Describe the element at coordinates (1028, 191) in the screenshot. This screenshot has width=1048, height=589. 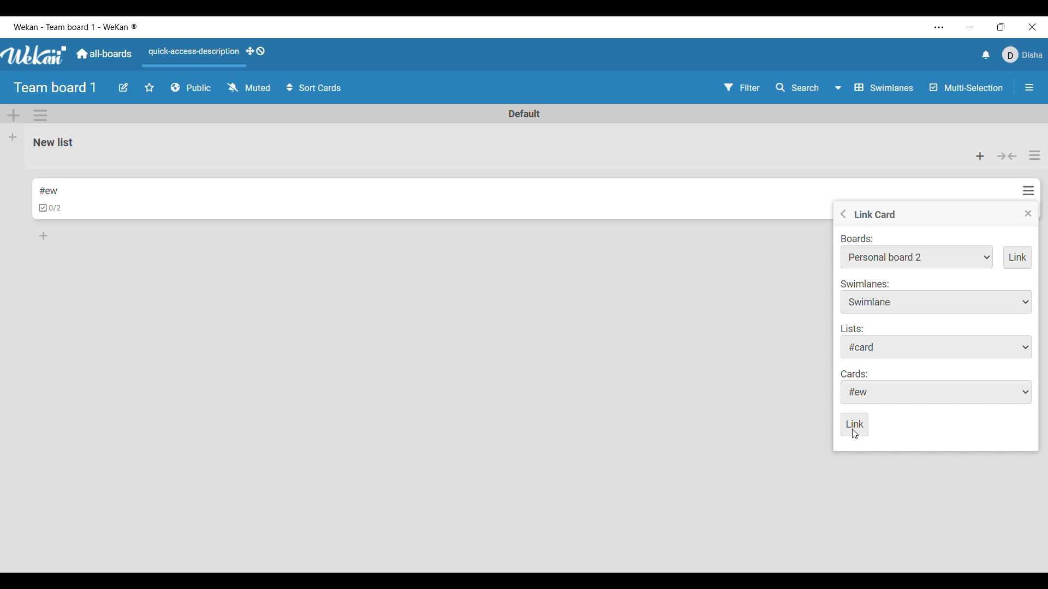
I see `Card actions` at that location.